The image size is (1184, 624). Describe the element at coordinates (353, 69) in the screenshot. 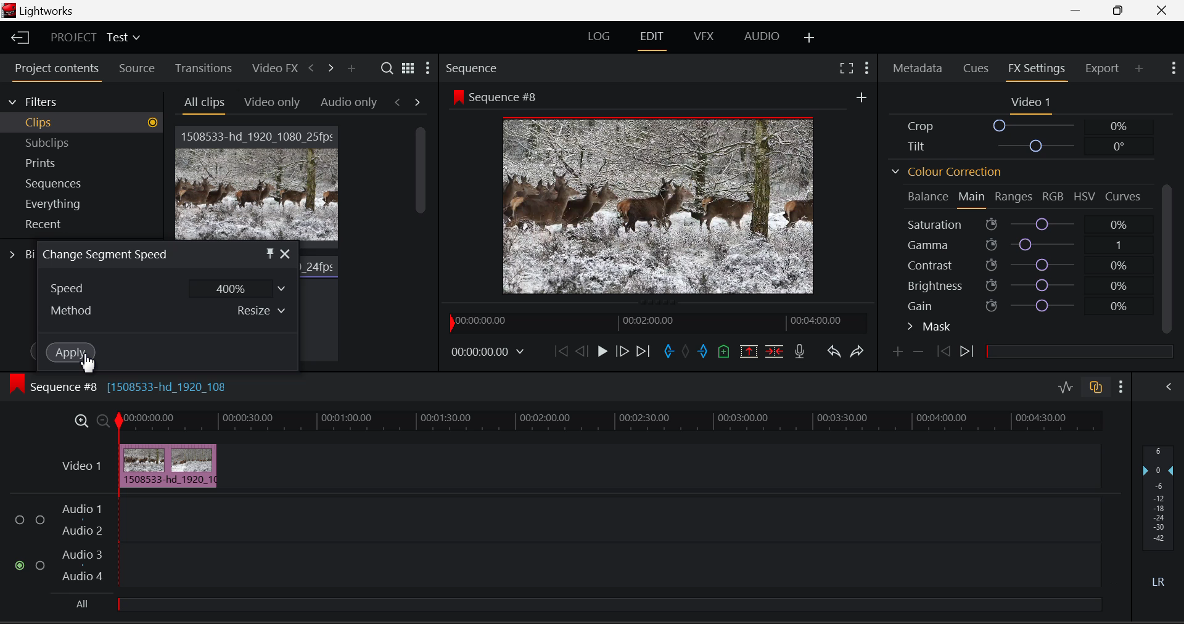

I see `Add panel` at that location.